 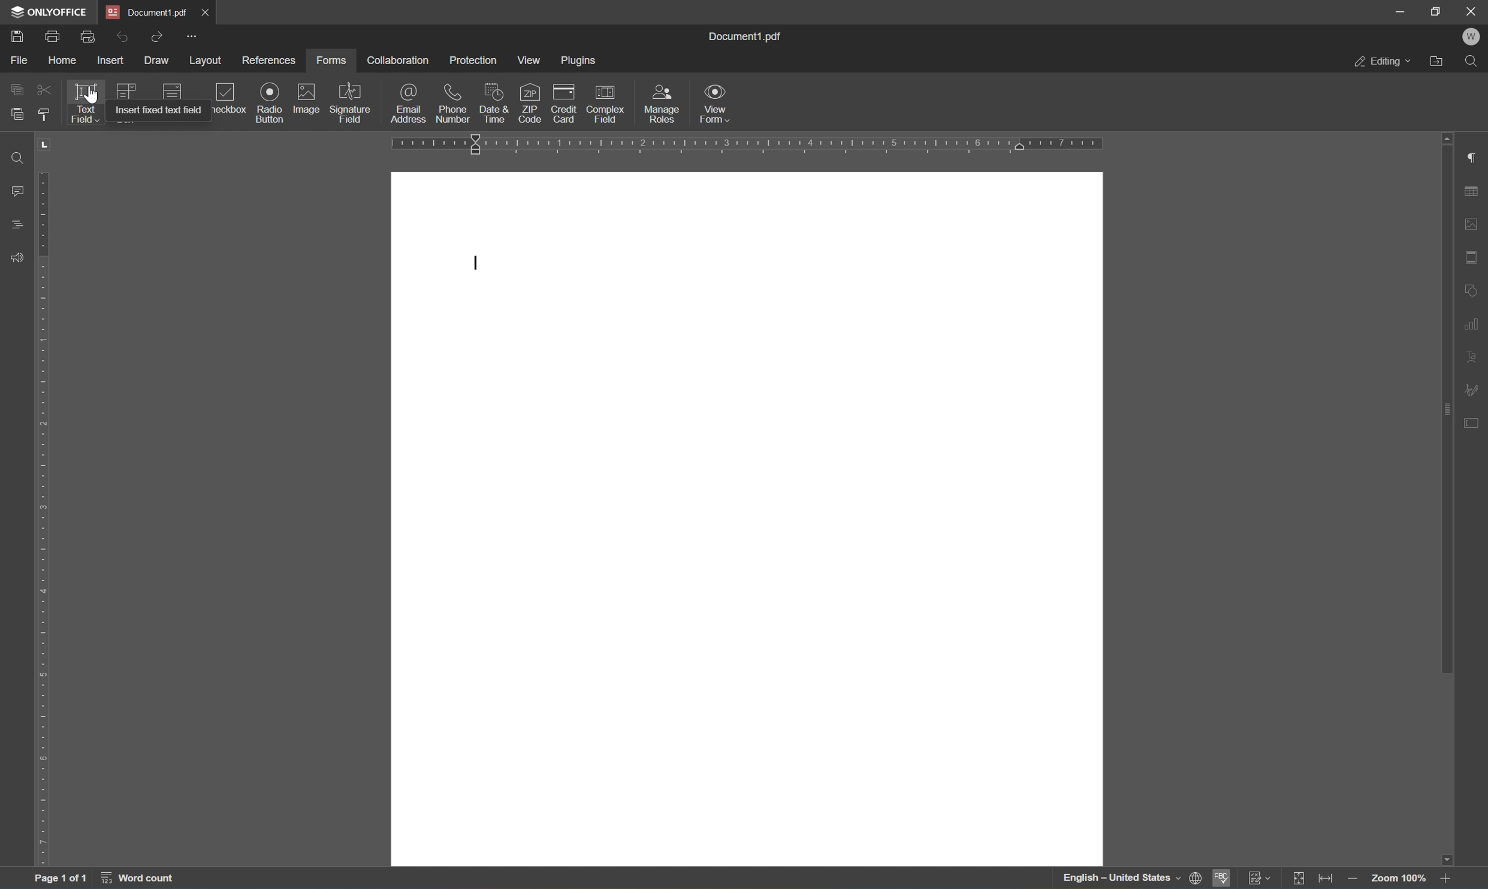 What do you see at coordinates (49, 11) in the screenshot?
I see `ONLYOFFICE` at bounding box center [49, 11].